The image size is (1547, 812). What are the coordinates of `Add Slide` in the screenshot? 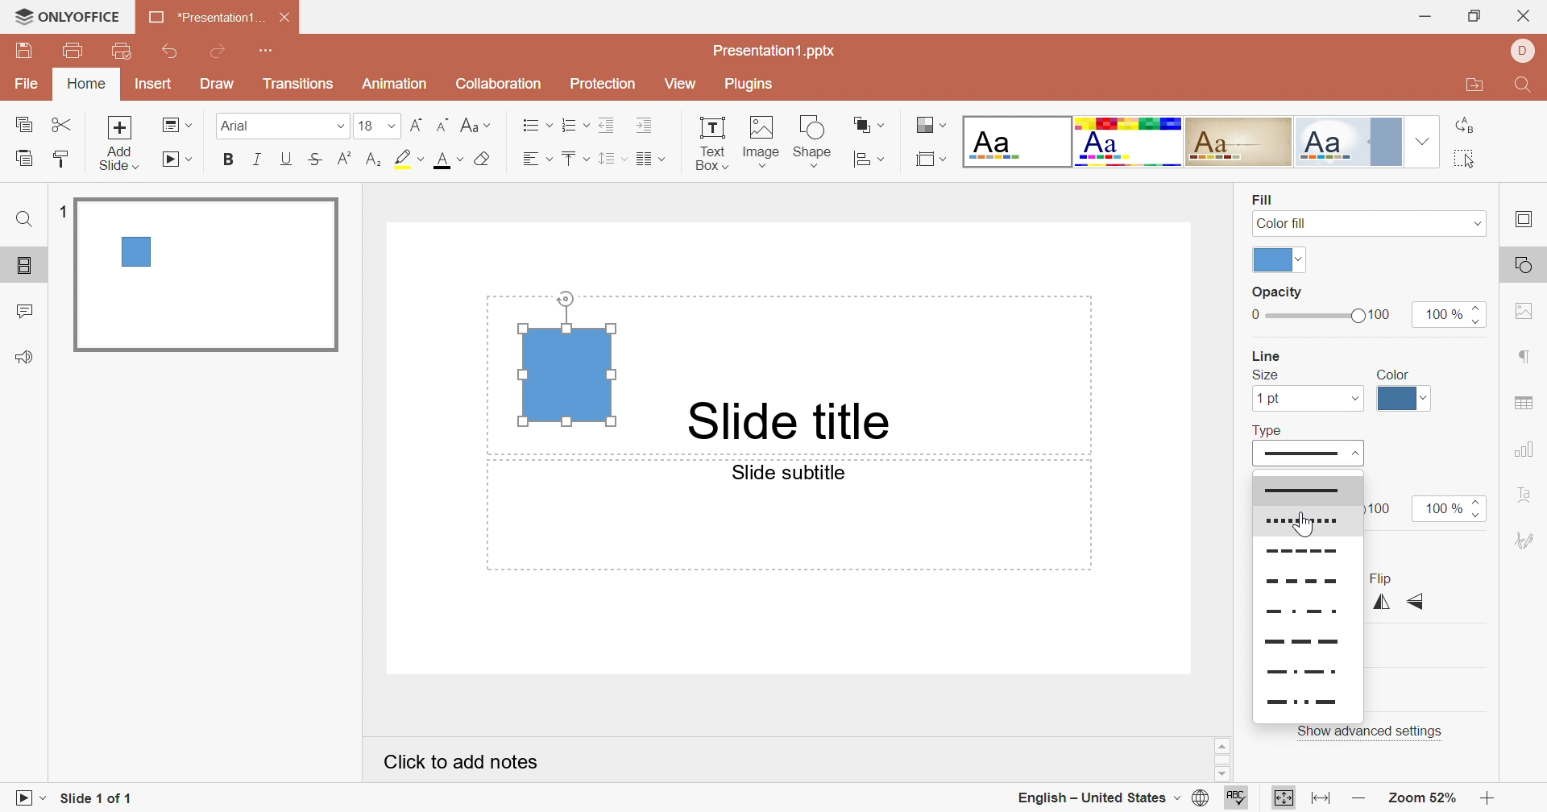 It's located at (123, 143).